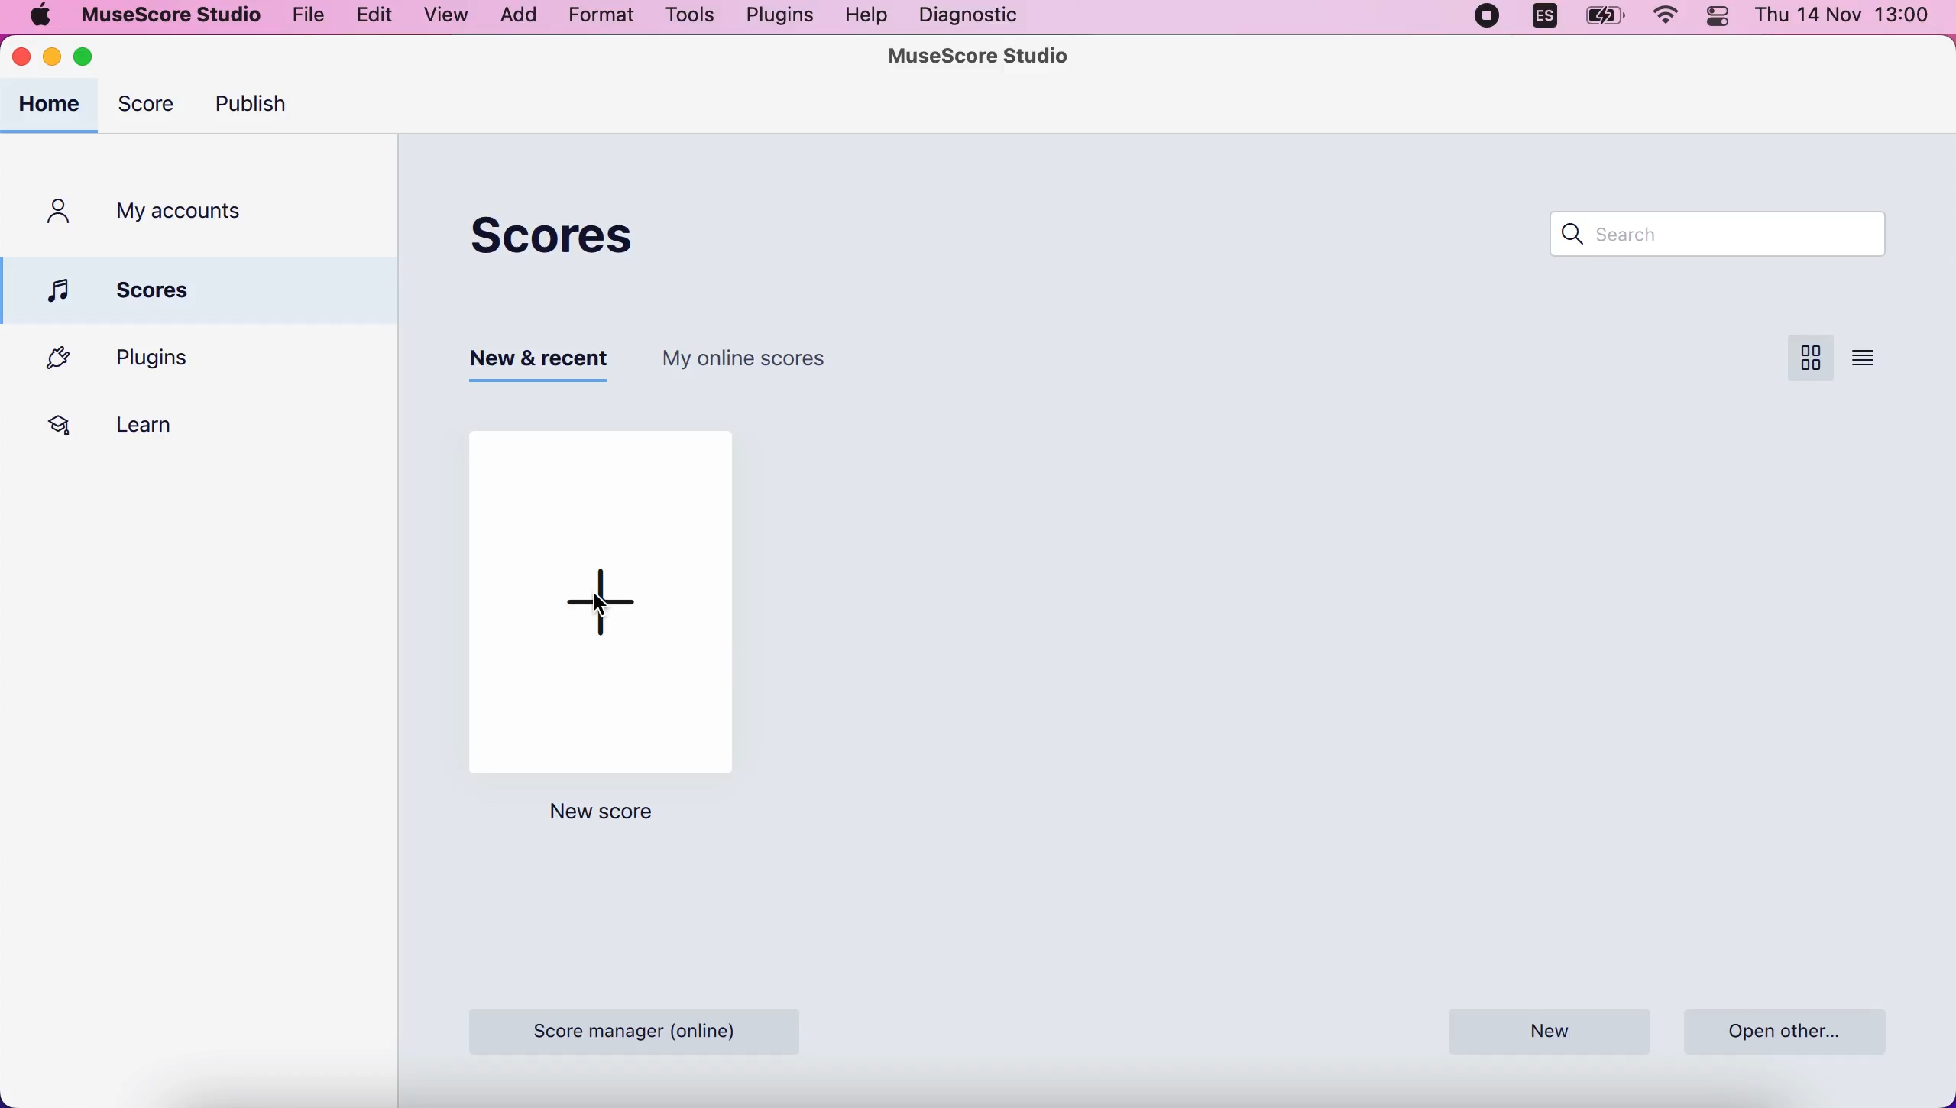 Image resolution: width=1956 pixels, height=1108 pixels. Describe the element at coordinates (1864, 356) in the screenshot. I see `score view list` at that location.